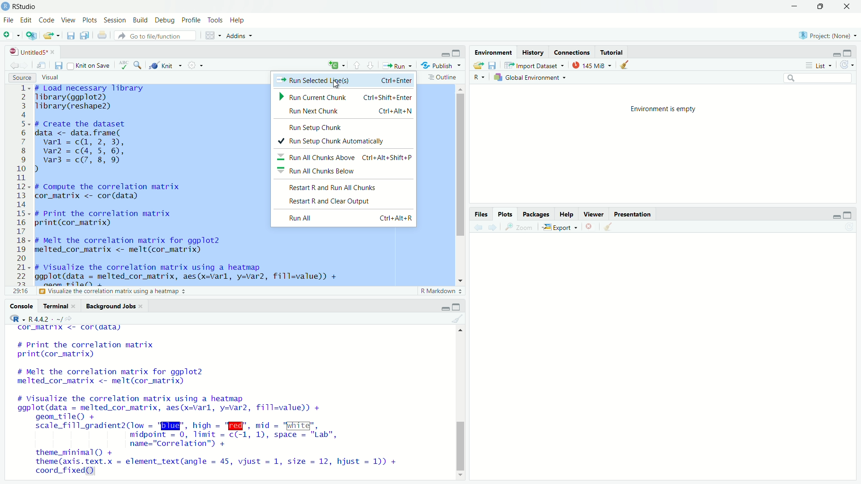 The image size is (861, 484). What do you see at coordinates (609, 226) in the screenshot?
I see `clear plots` at bounding box center [609, 226].